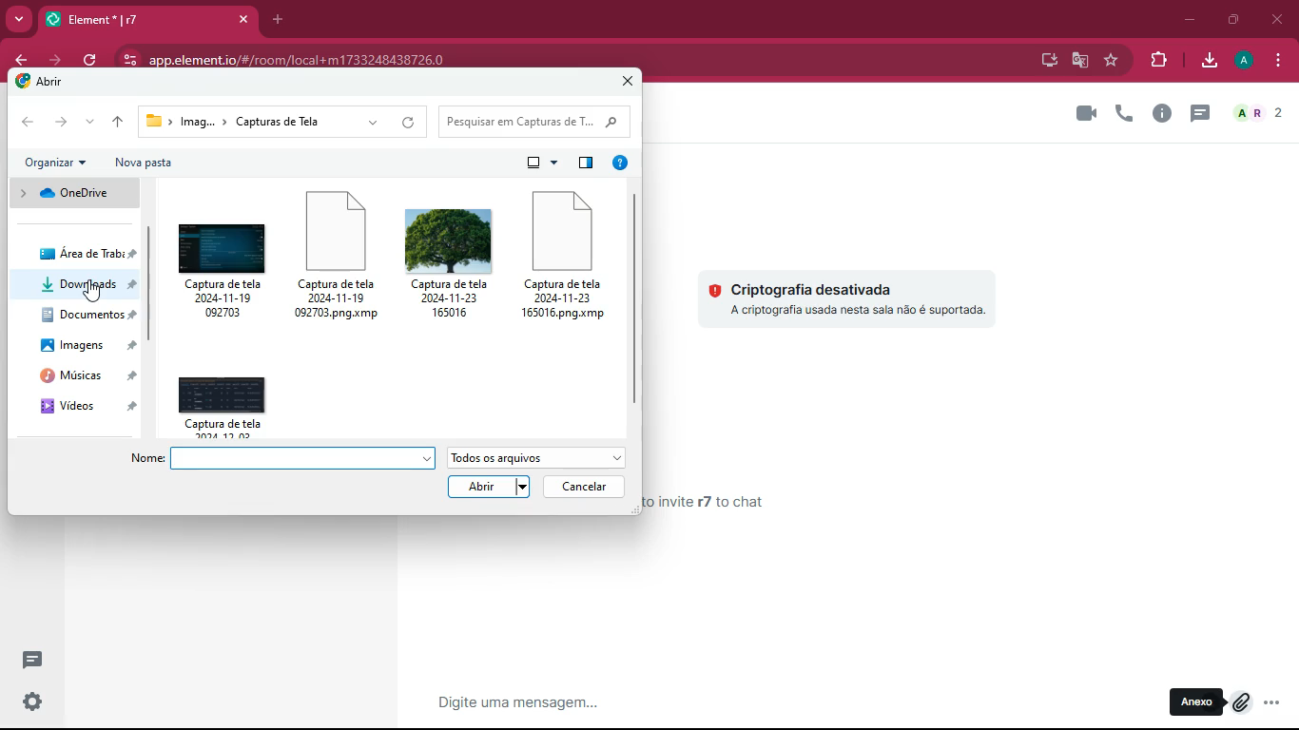  What do you see at coordinates (75, 193) in the screenshot?
I see `onedrive` at bounding box center [75, 193].